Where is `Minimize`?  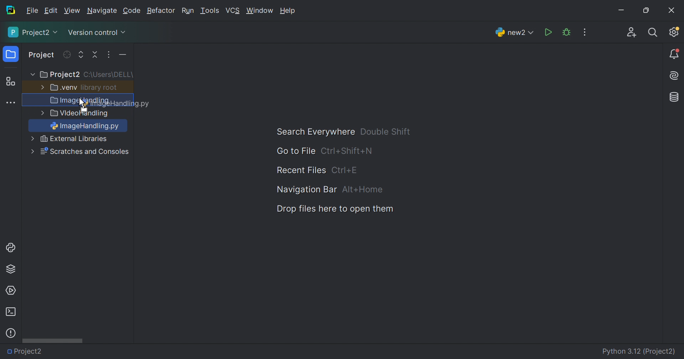 Minimize is located at coordinates (623, 11).